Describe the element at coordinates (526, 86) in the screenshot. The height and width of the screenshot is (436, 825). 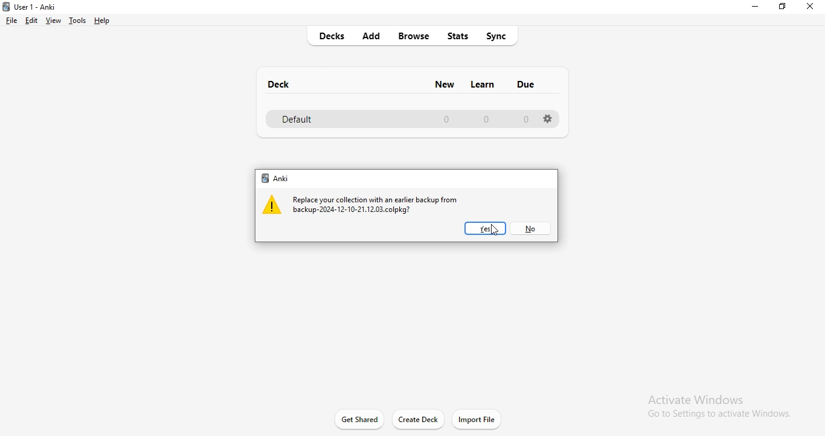
I see `due` at that location.